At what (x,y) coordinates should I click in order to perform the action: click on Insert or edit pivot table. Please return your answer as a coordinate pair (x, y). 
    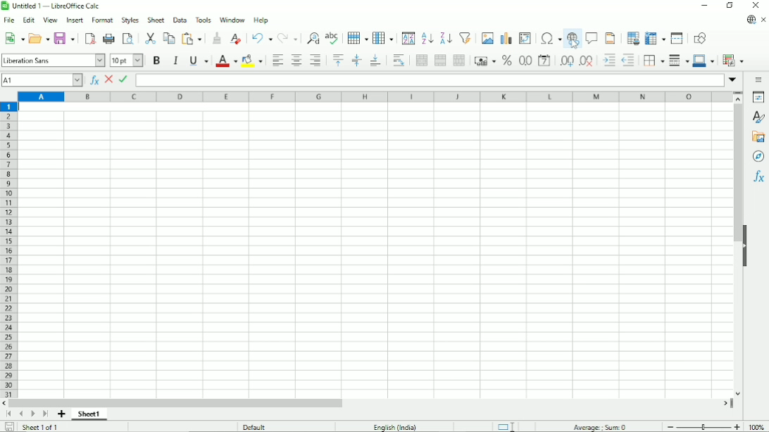
    Looking at the image, I should click on (525, 37).